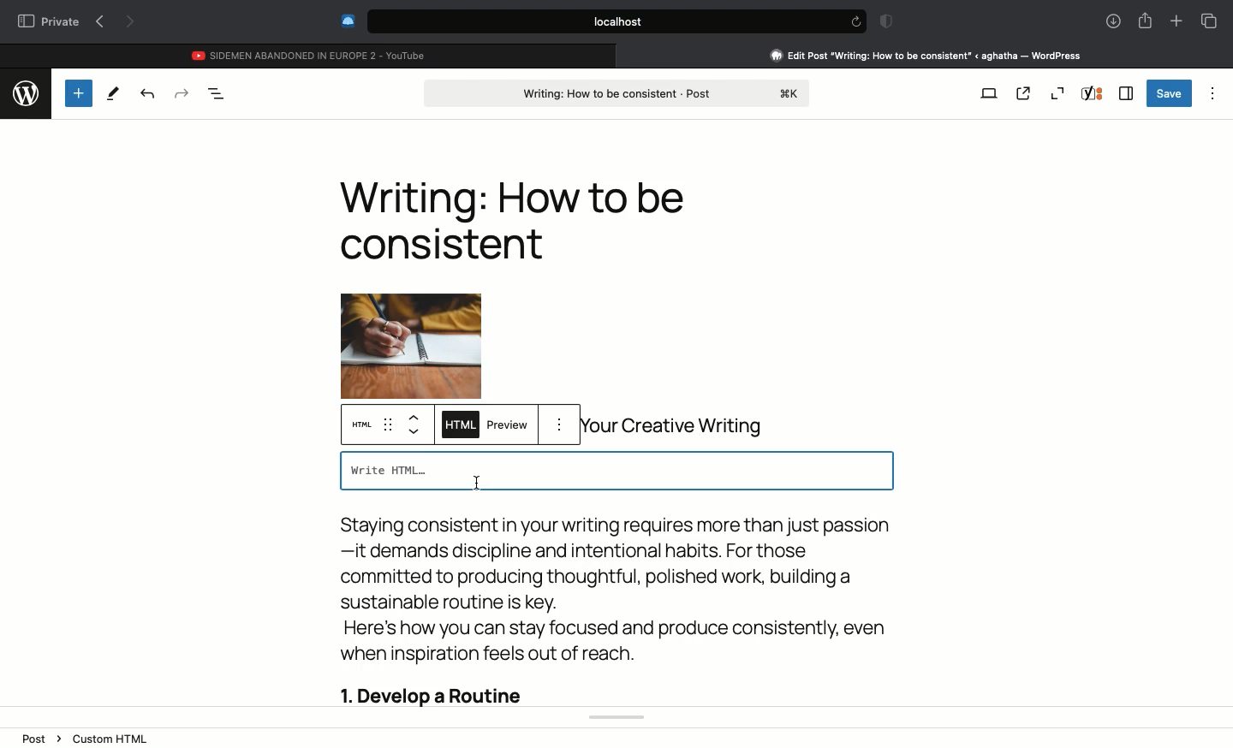 Image resolution: width=1233 pixels, height=748 pixels. Describe the element at coordinates (616, 472) in the screenshot. I see `Textbox` at that location.